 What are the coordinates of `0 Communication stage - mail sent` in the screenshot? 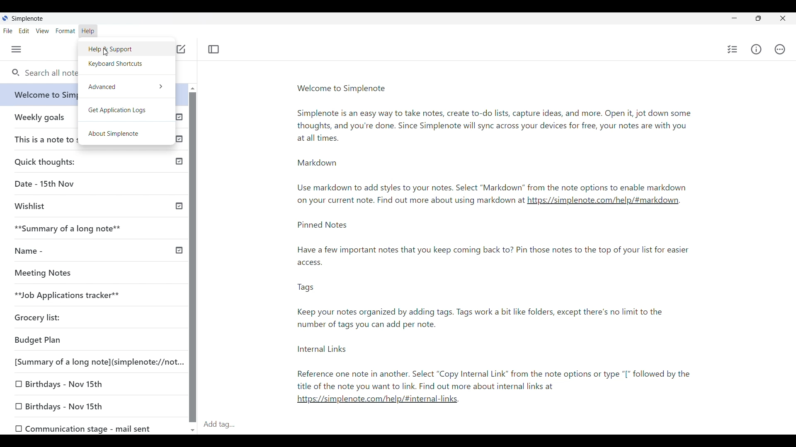 It's located at (92, 428).